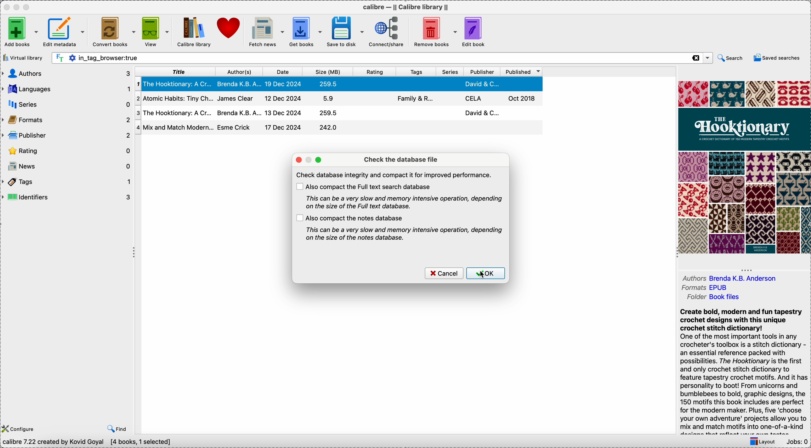 The image size is (811, 448). What do you see at coordinates (298, 160) in the screenshot?
I see `close pop-up` at bounding box center [298, 160].